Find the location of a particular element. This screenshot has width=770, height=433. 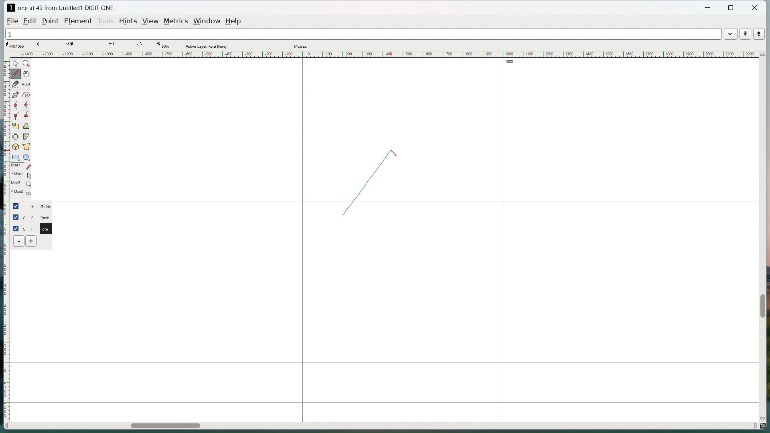

add a point then drag out its control points is located at coordinates (16, 95).